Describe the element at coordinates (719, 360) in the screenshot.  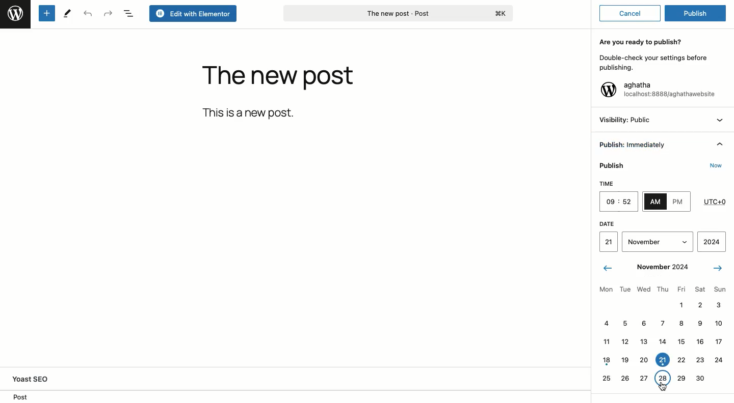
I see `24` at that location.